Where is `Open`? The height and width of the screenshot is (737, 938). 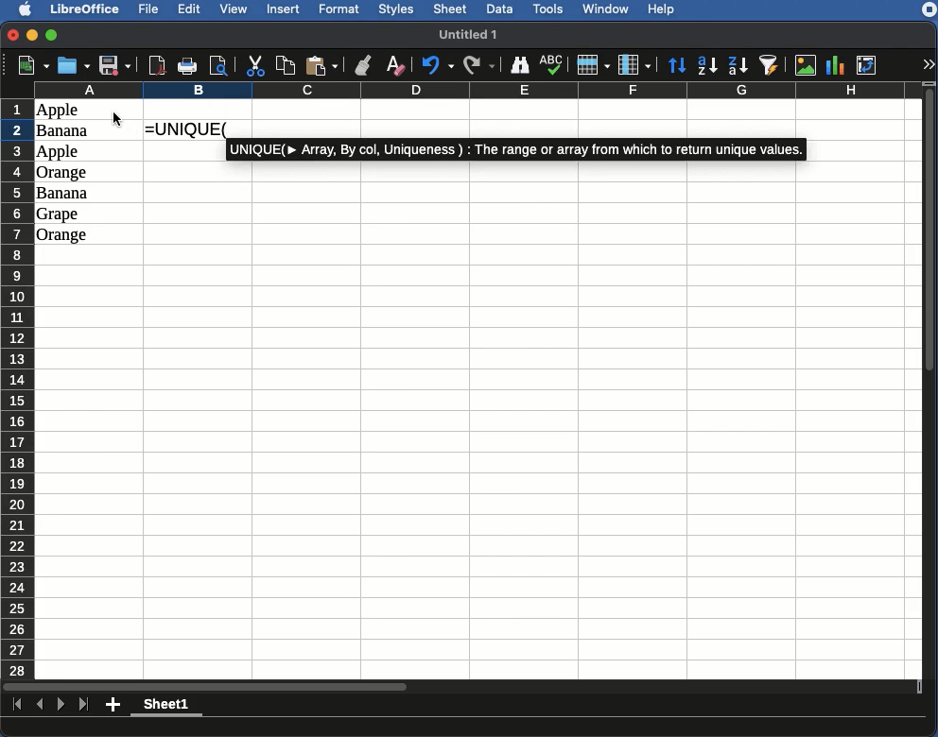 Open is located at coordinates (72, 66).